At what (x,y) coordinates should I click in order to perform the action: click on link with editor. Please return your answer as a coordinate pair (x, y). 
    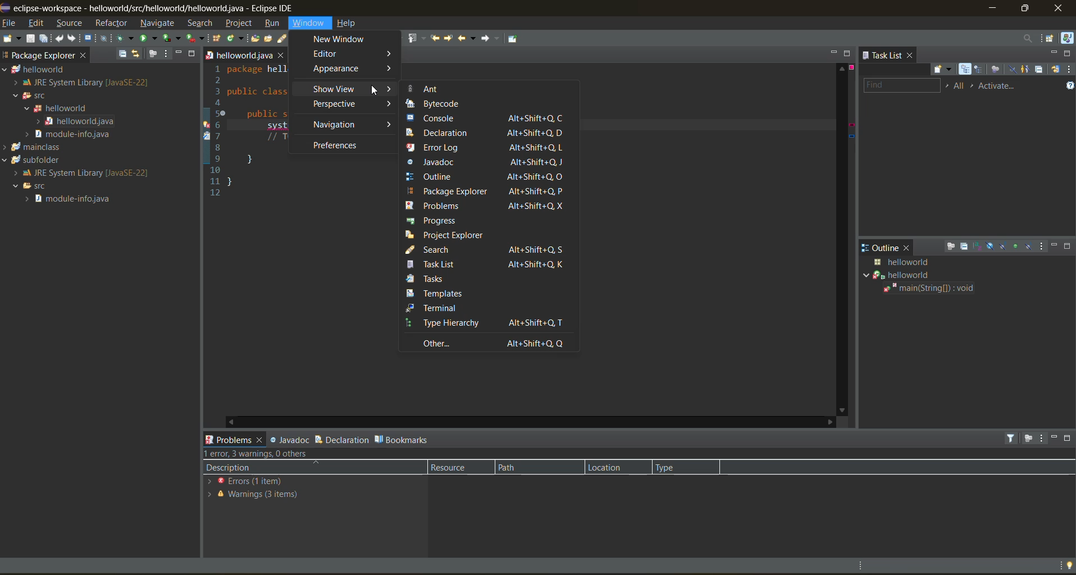
    Looking at the image, I should click on (138, 54).